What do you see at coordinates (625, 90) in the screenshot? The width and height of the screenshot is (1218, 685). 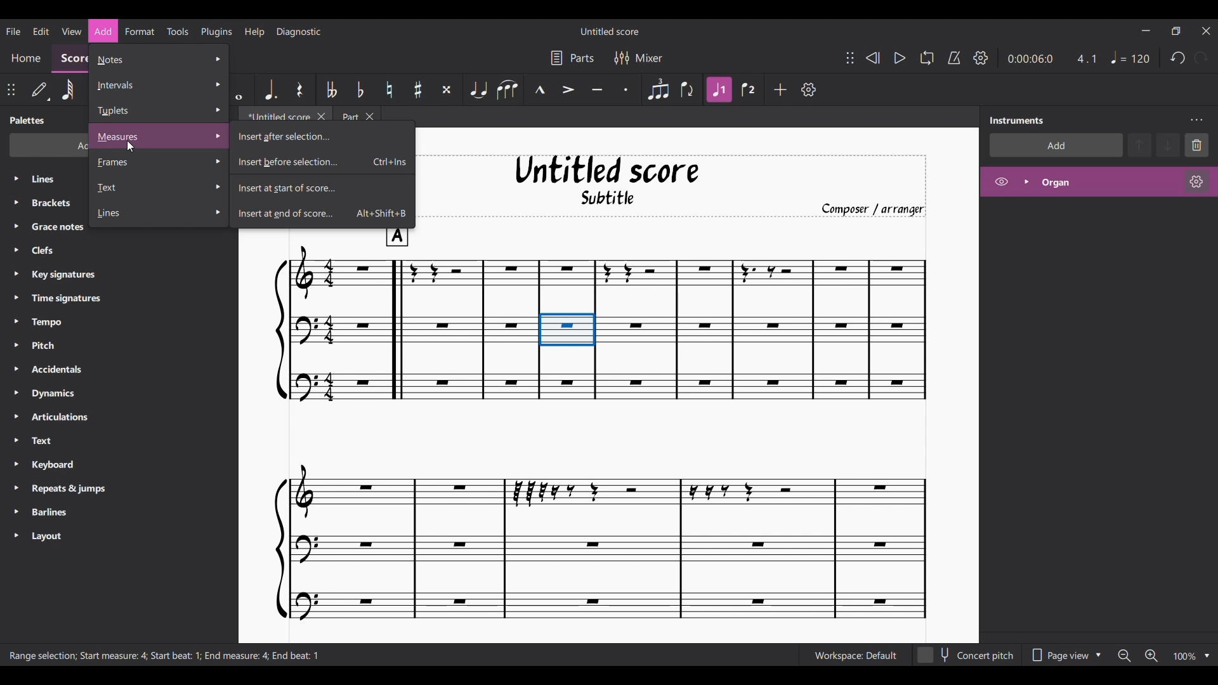 I see `Staccato` at bounding box center [625, 90].